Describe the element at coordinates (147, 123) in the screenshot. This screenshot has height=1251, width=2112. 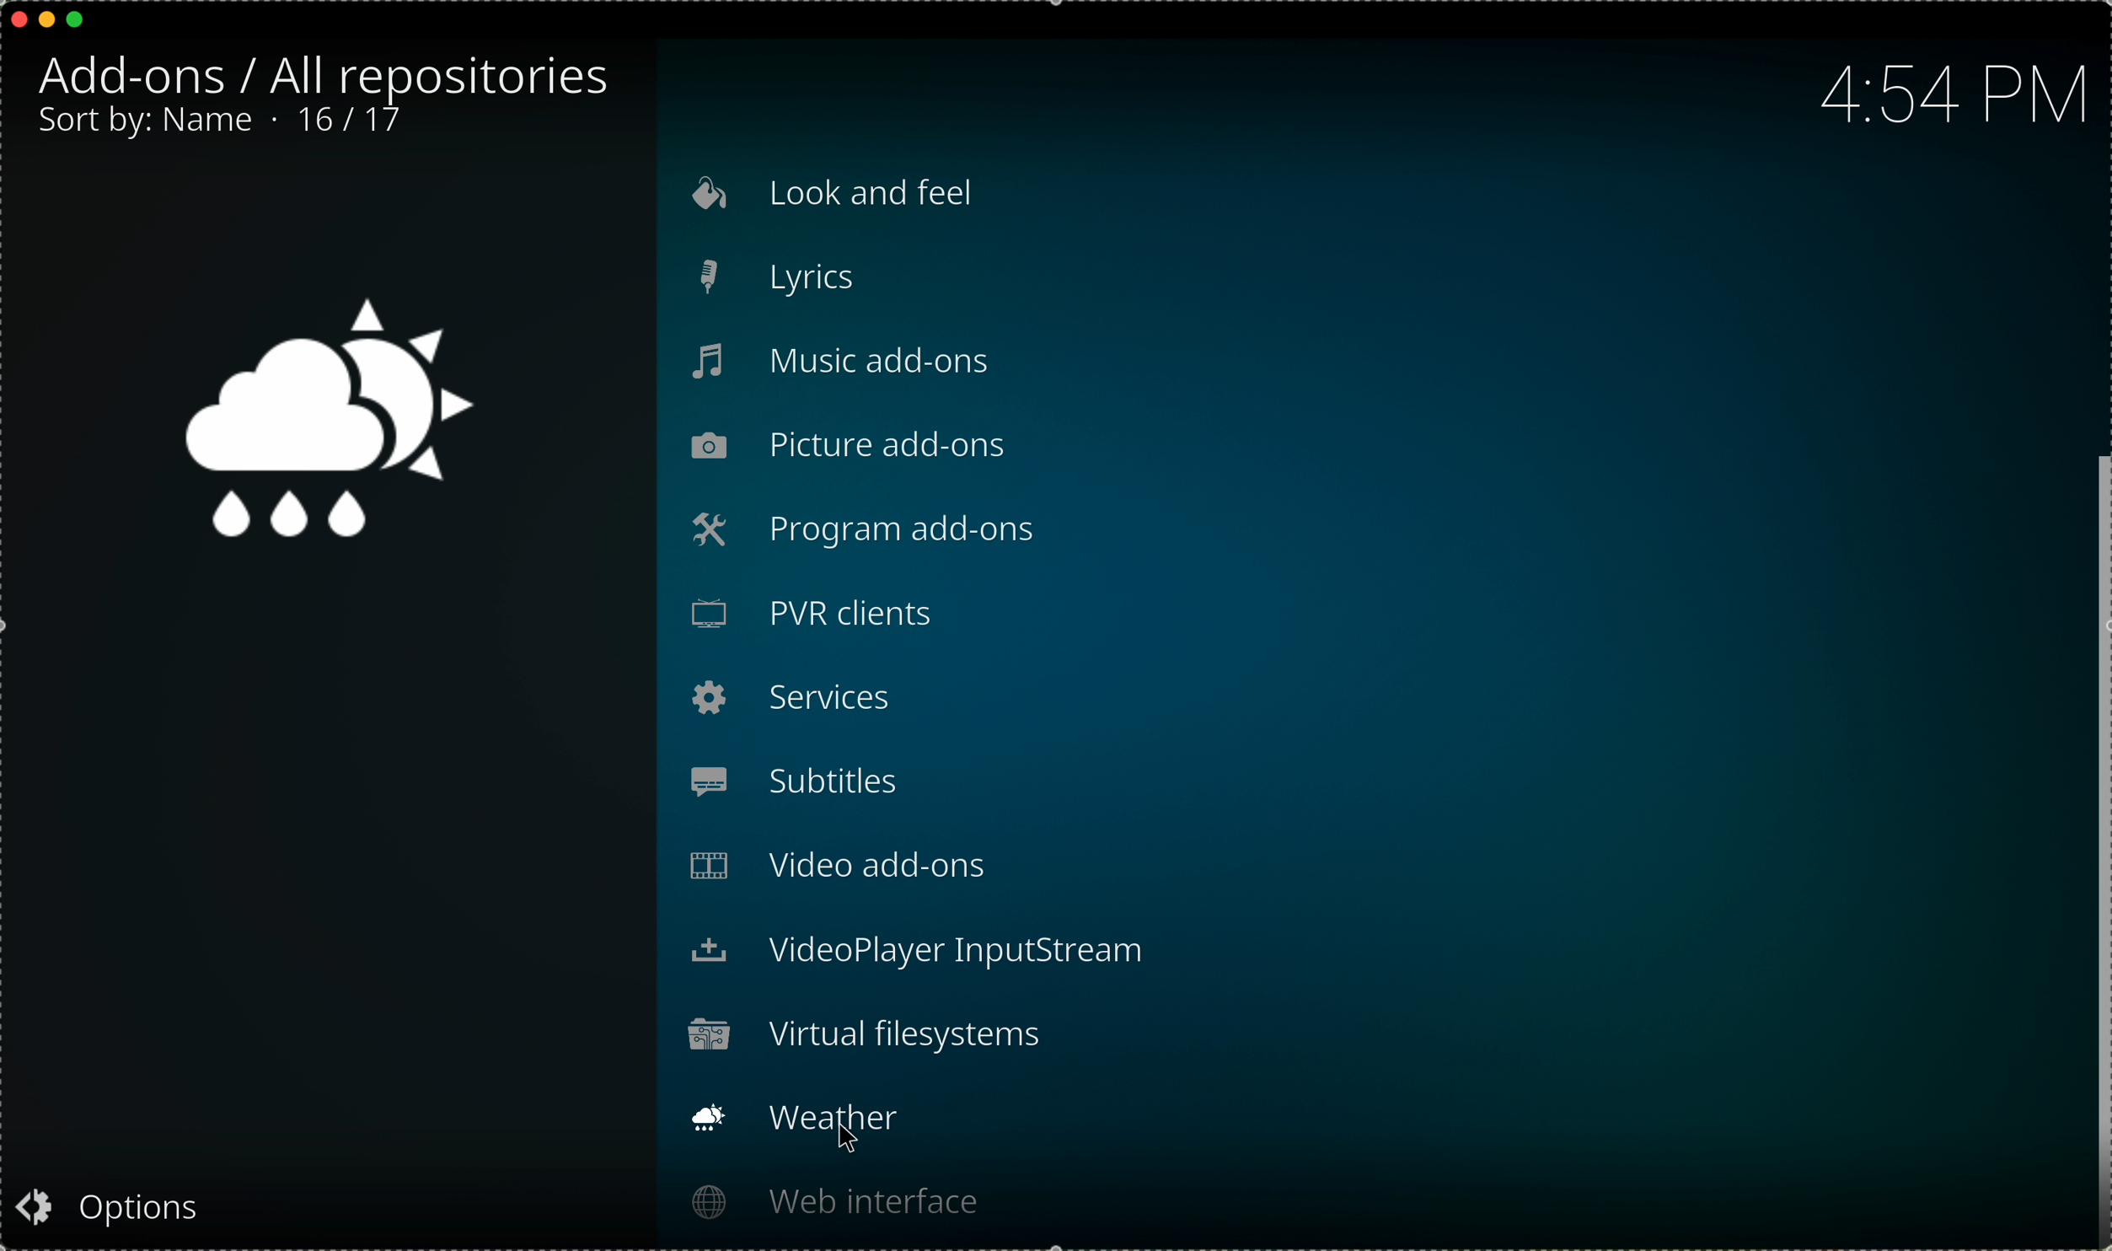
I see `sort by: name` at that location.